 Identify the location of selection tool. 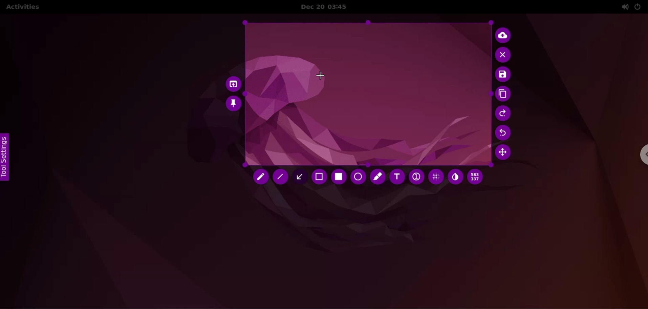
(320, 178).